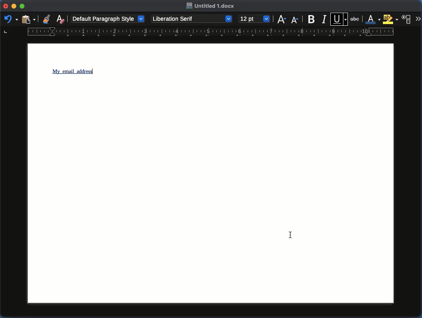  Describe the element at coordinates (324, 19) in the screenshot. I see `Italics` at that location.